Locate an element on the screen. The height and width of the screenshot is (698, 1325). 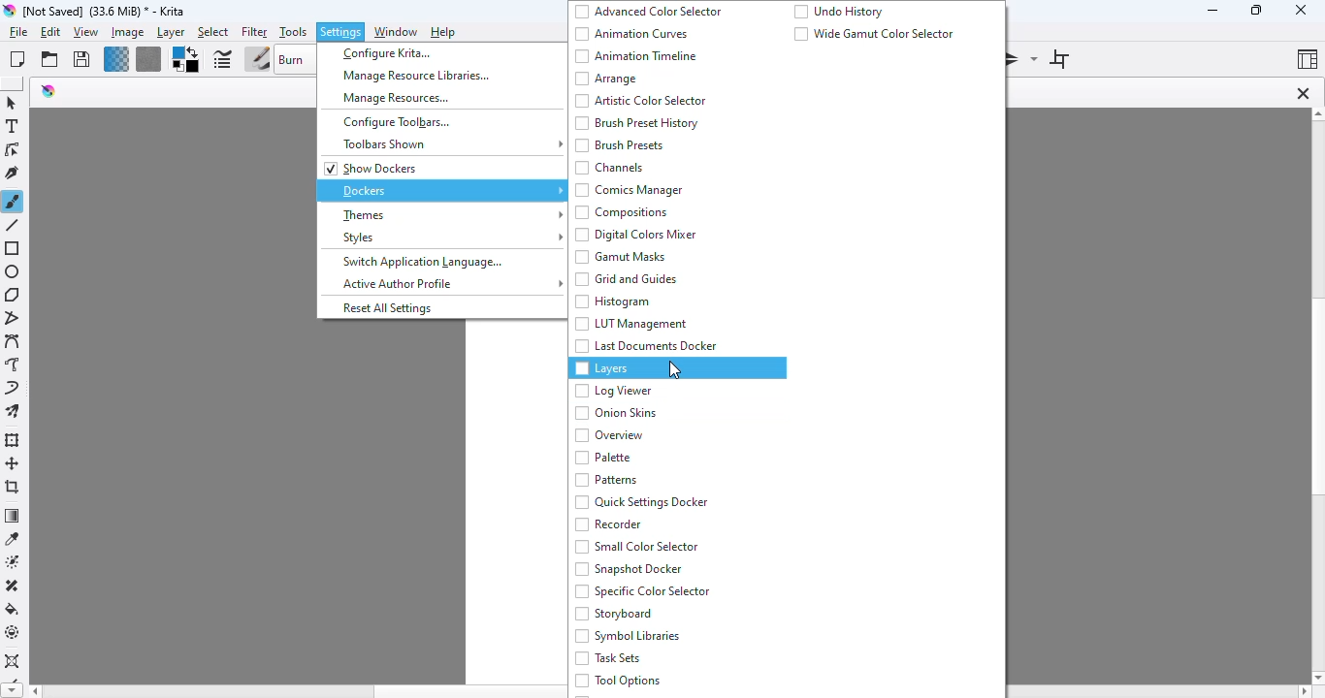
vertical scroll bar is located at coordinates (1316, 397).